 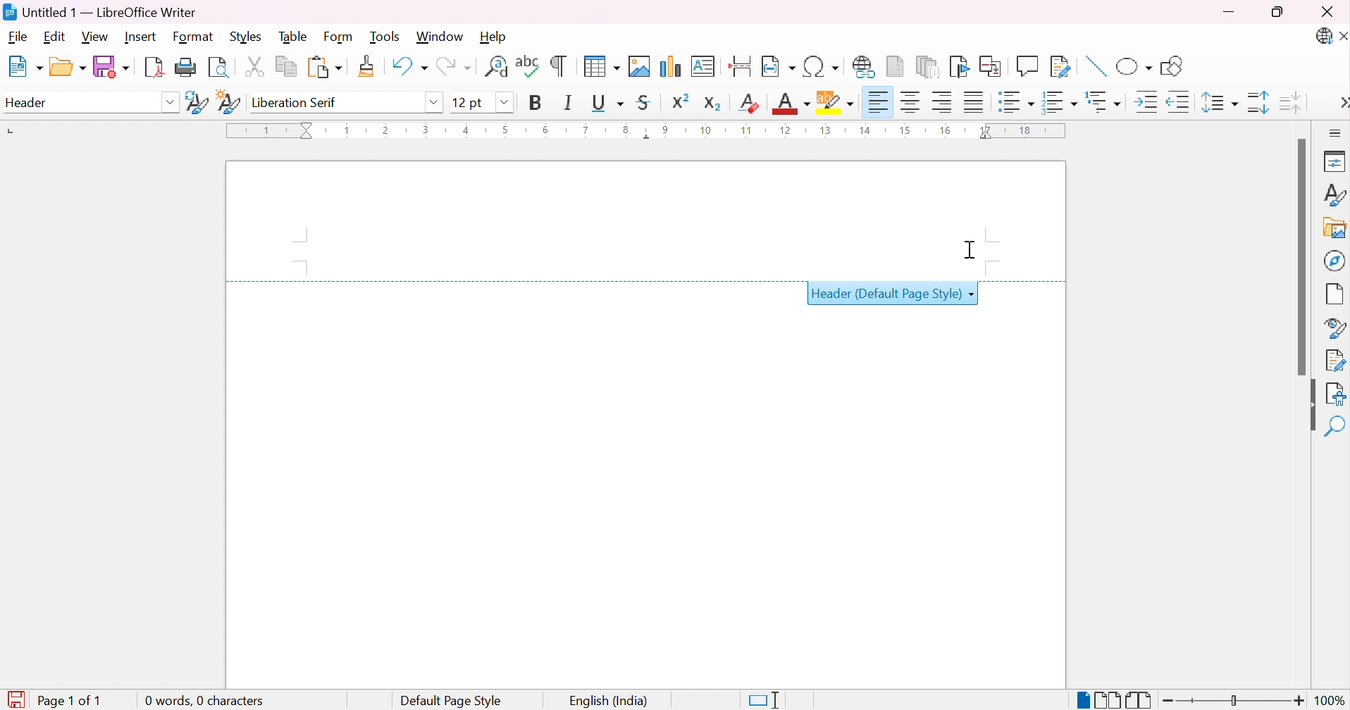 I want to click on Paste, so click(x=325, y=65).